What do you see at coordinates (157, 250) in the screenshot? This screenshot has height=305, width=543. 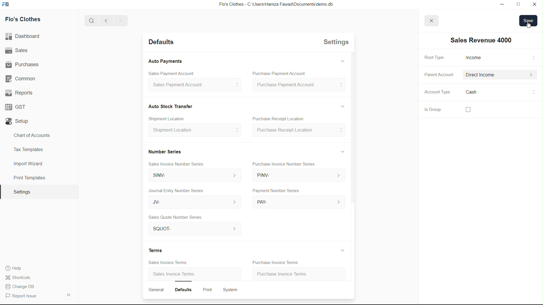 I see `Terms` at bounding box center [157, 250].